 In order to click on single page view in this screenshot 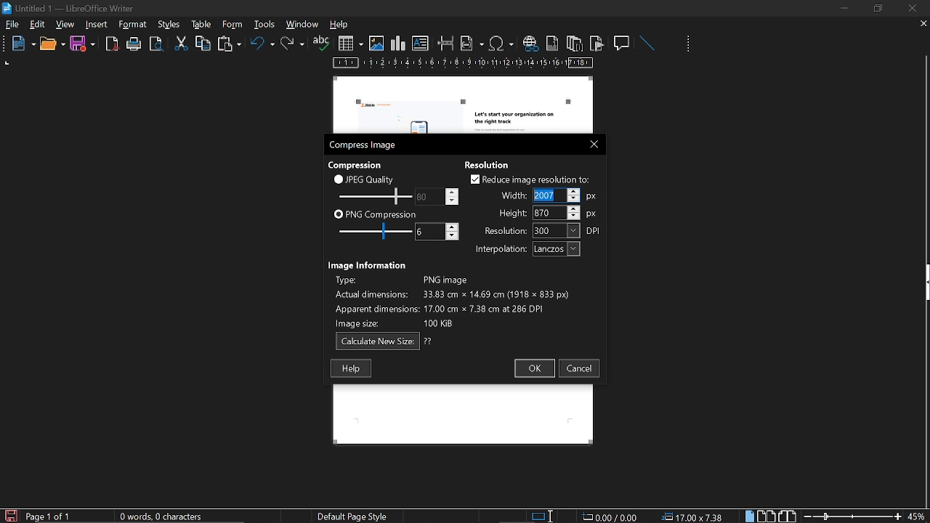, I will do `click(751, 516)`.